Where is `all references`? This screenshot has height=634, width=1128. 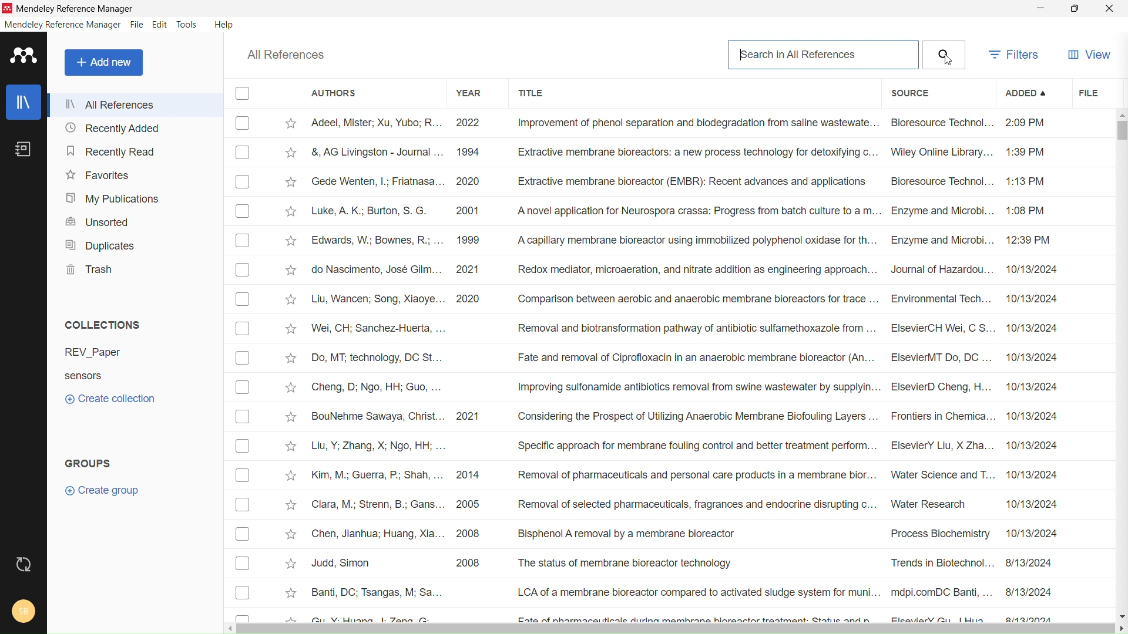 all references is located at coordinates (287, 54).